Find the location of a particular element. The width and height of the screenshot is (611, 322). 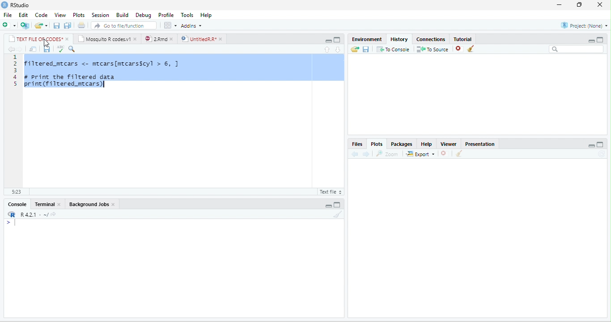

refresh is located at coordinates (602, 154).